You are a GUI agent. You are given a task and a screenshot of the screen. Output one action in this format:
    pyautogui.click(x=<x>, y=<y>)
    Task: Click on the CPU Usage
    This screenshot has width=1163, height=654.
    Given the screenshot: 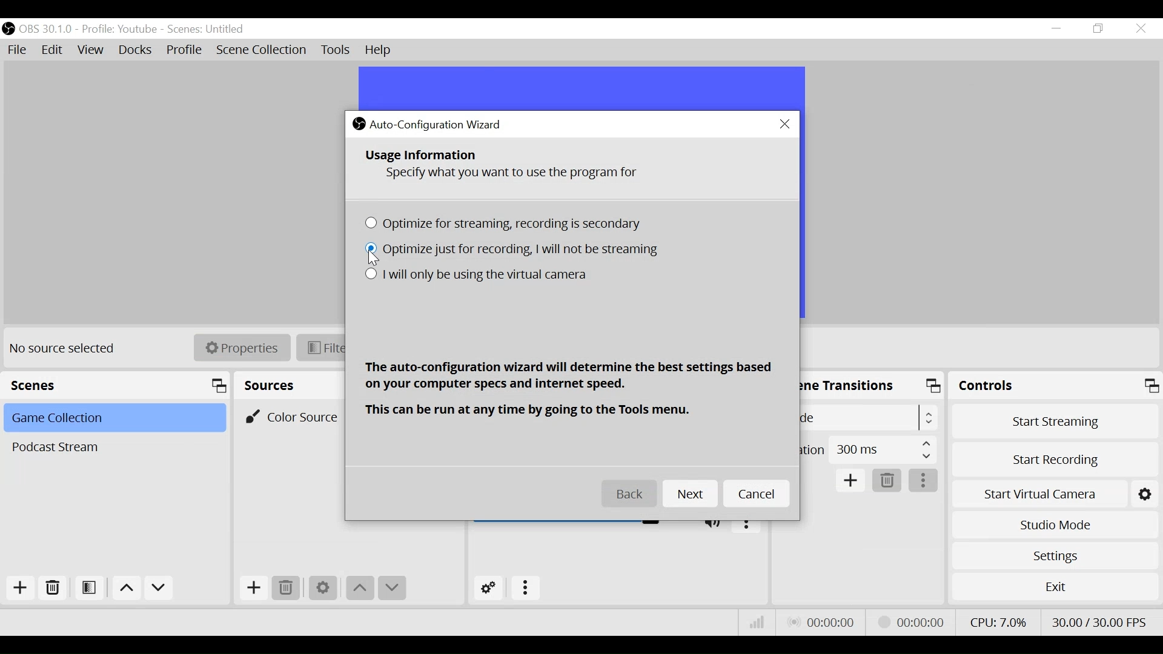 What is the action you would take?
    pyautogui.click(x=998, y=622)
    